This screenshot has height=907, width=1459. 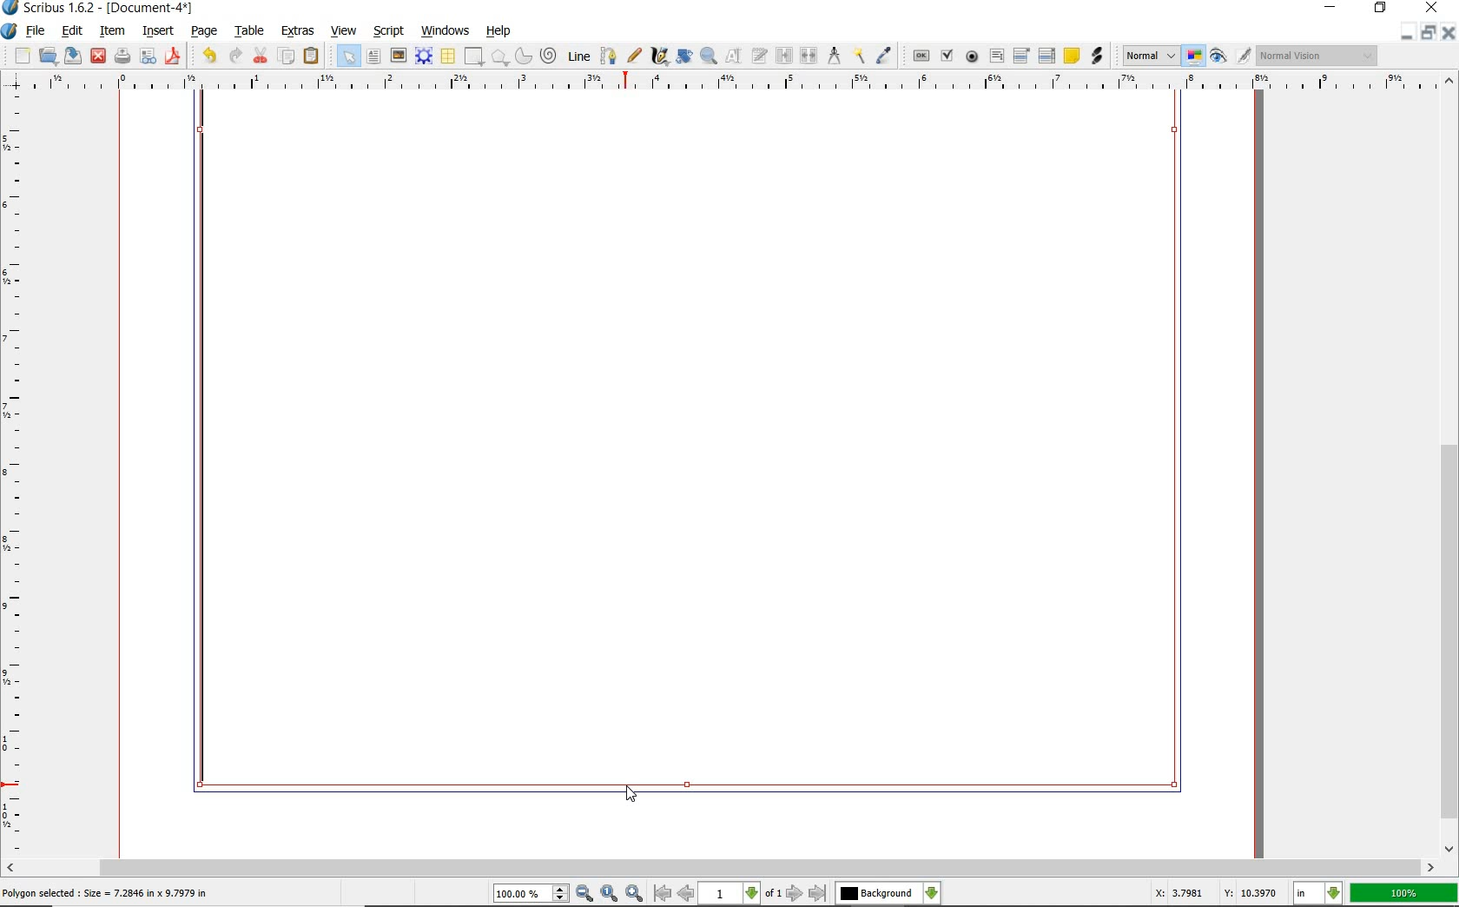 I want to click on link text frames, so click(x=782, y=55).